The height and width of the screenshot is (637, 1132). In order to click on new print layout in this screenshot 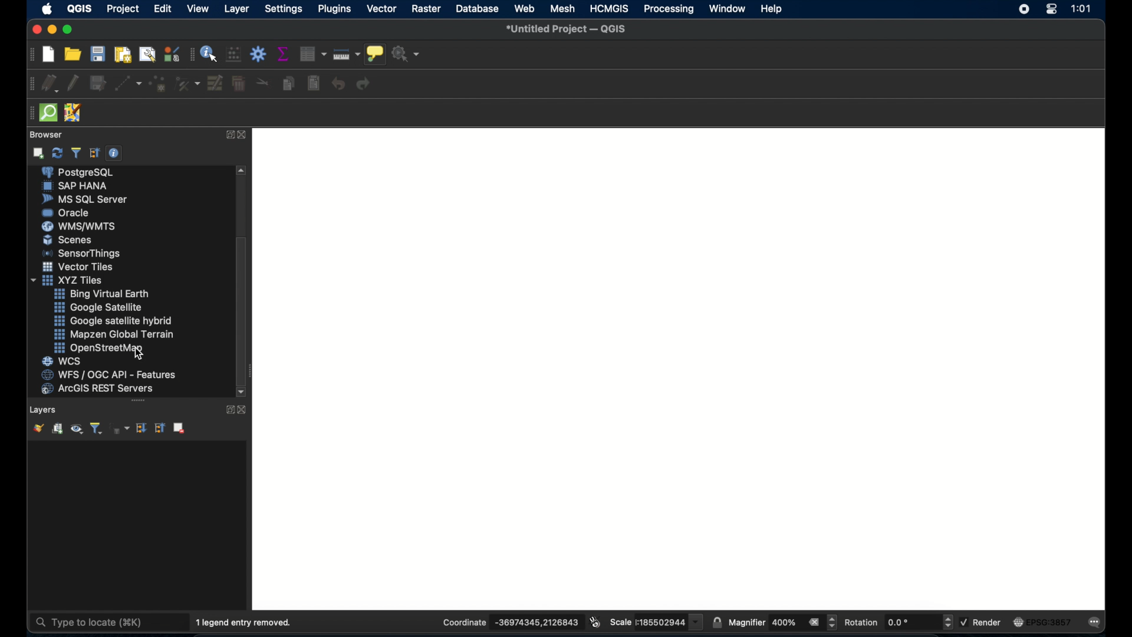, I will do `click(123, 55)`.